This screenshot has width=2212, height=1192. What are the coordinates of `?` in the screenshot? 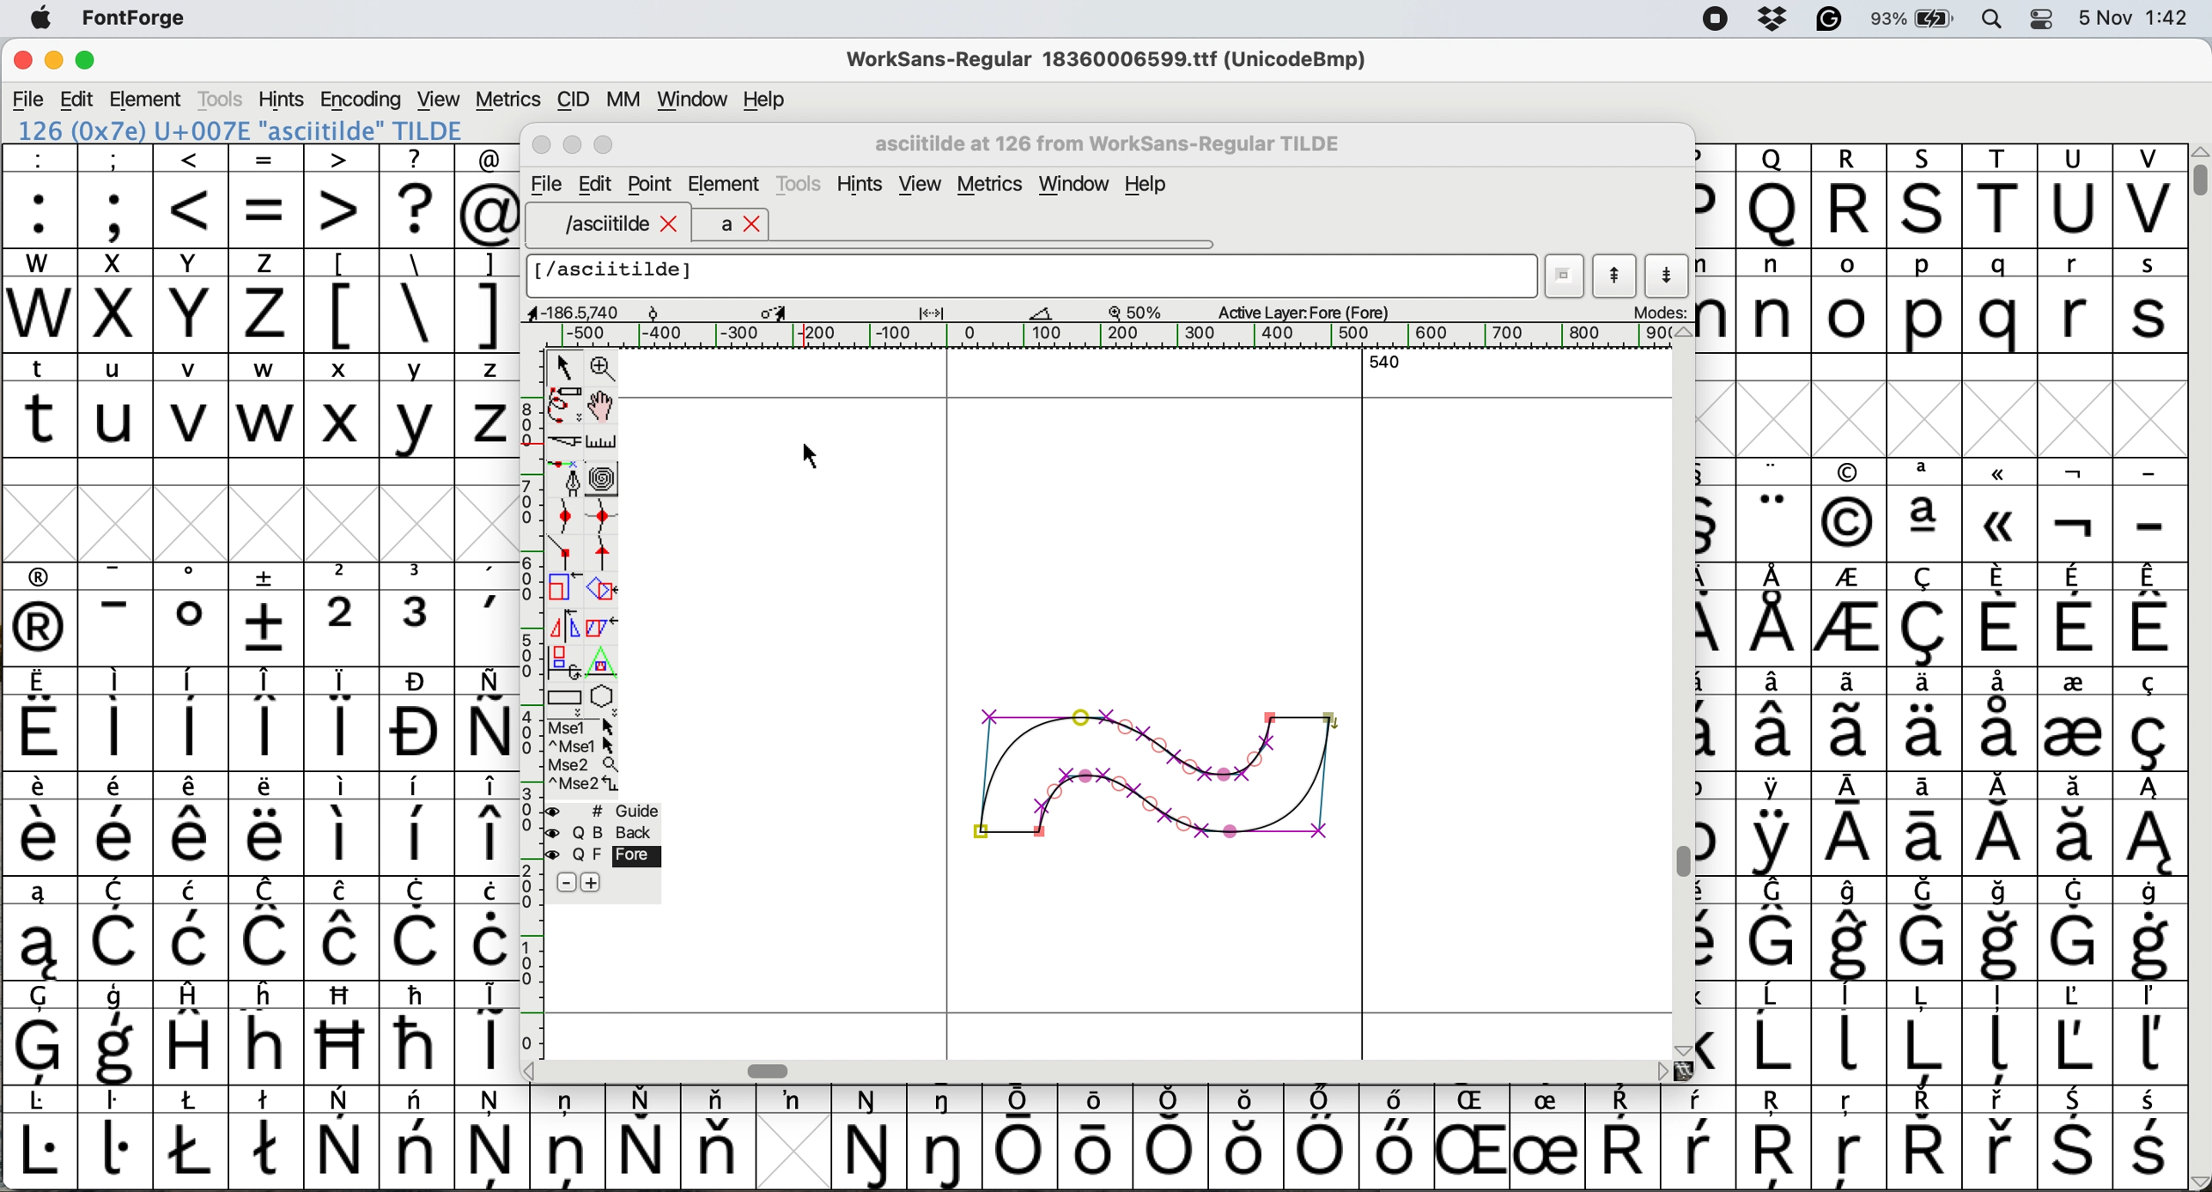 It's located at (416, 195).